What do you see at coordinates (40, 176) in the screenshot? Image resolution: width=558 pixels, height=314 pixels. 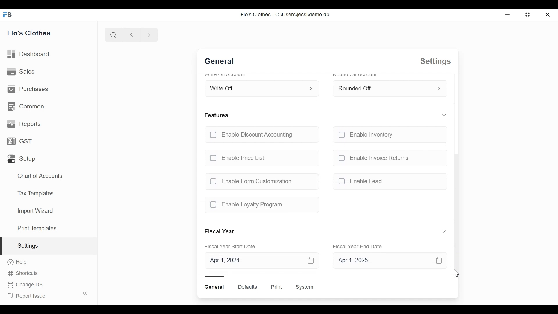 I see `Chart of Accounts` at bounding box center [40, 176].